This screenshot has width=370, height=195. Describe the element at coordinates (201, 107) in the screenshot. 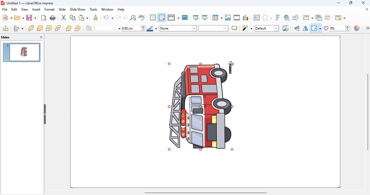

I see `image` at that location.